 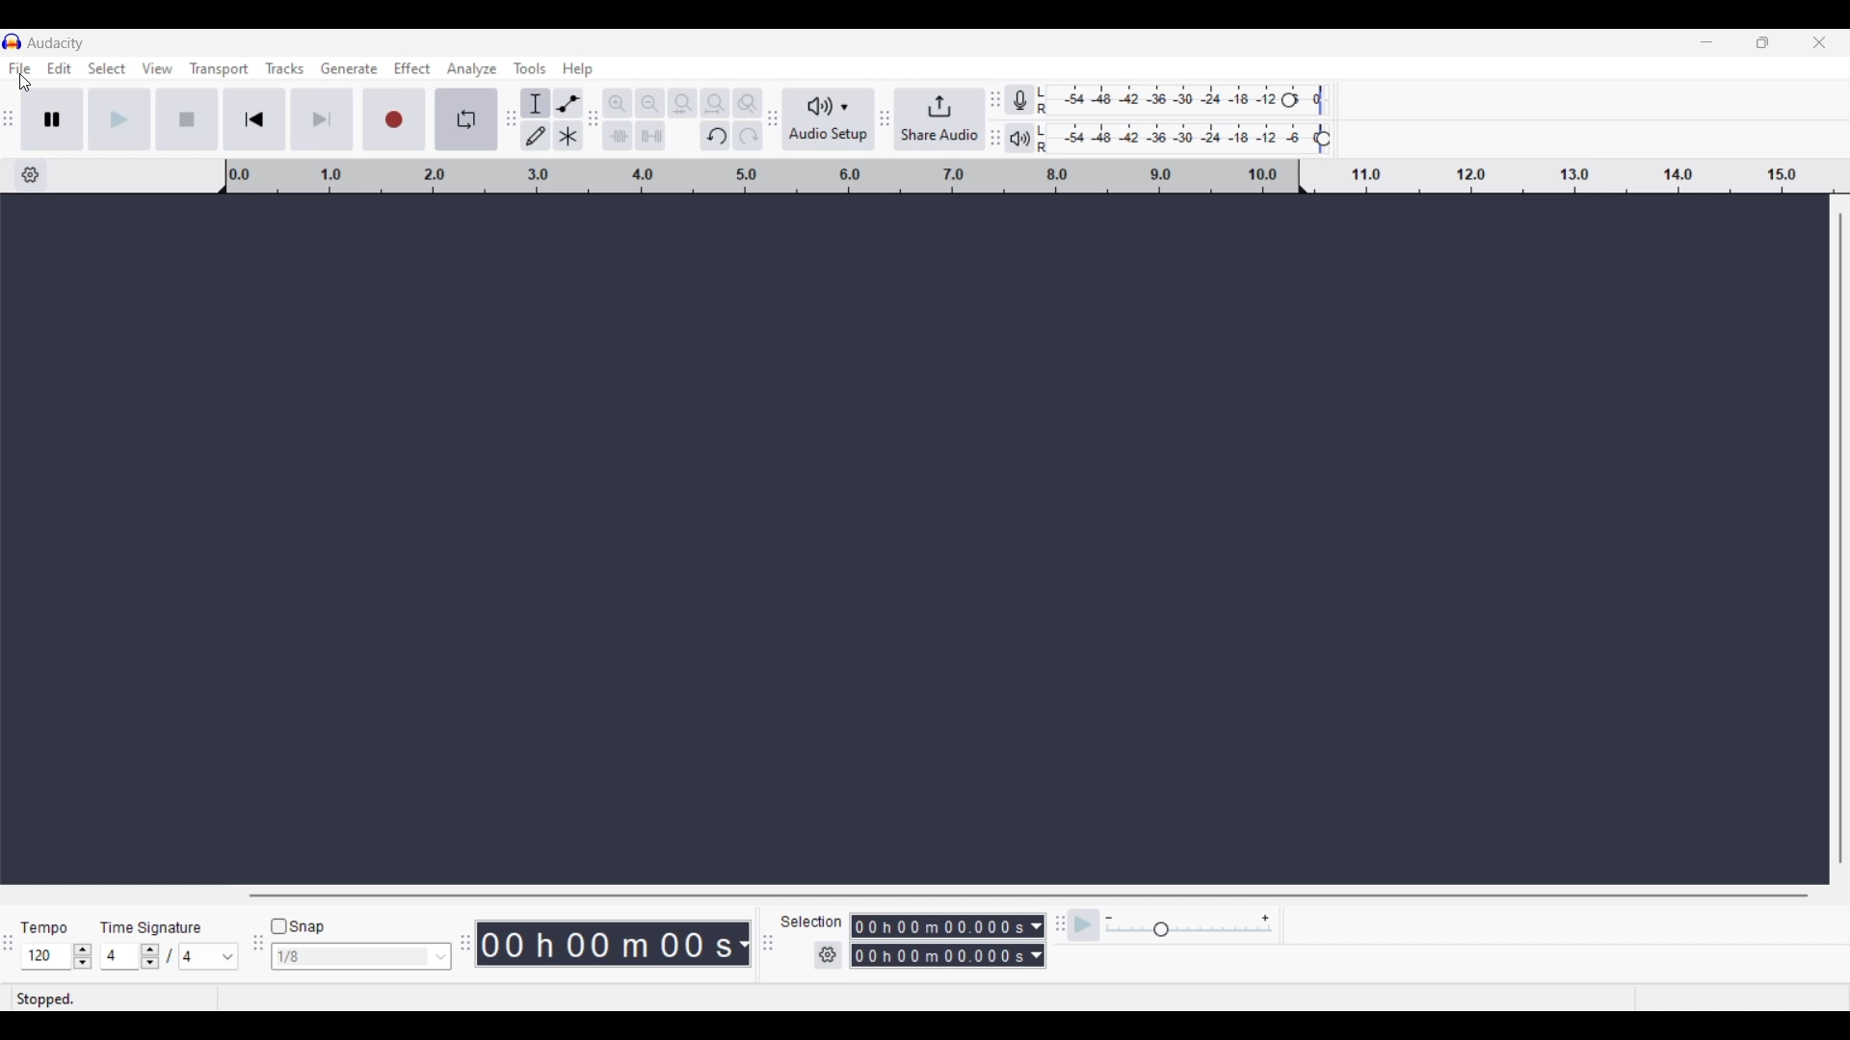 I want to click on Time Signature, so click(x=155, y=923).